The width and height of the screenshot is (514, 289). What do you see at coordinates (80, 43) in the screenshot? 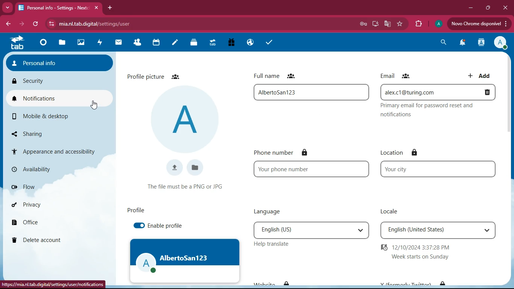
I see `images` at bounding box center [80, 43].